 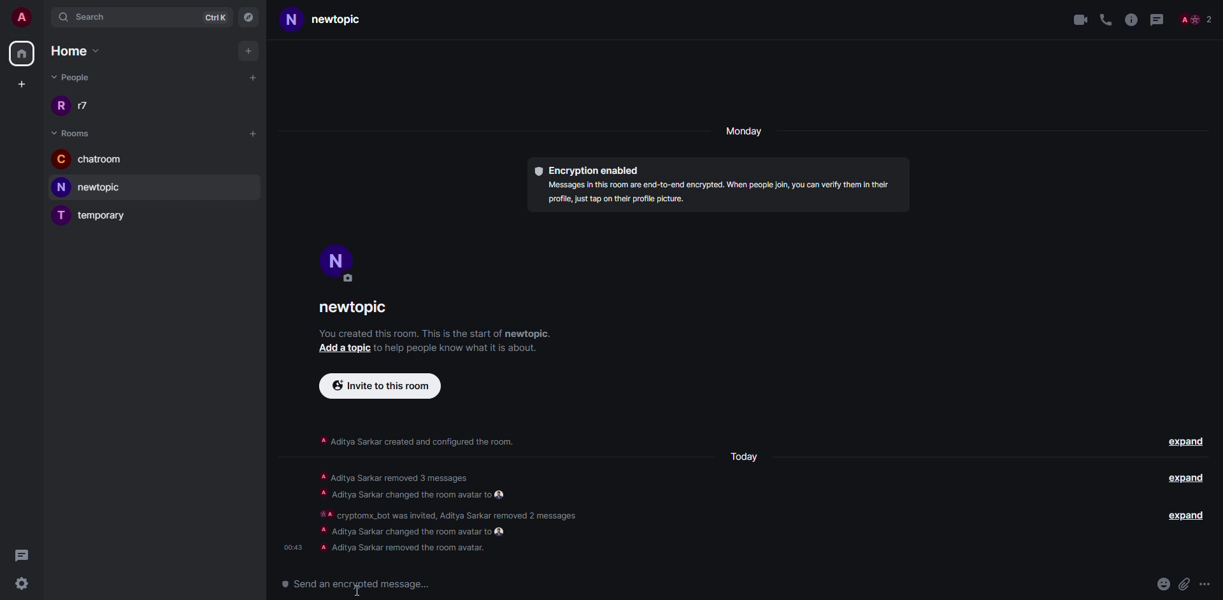 What do you see at coordinates (1078, 19) in the screenshot?
I see `video call` at bounding box center [1078, 19].